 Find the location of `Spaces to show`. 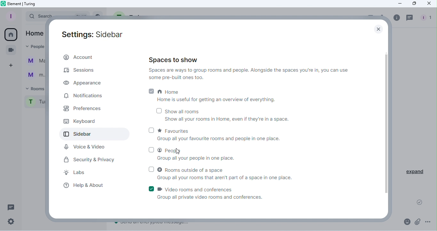

Spaces to show is located at coordinates (250, 68).